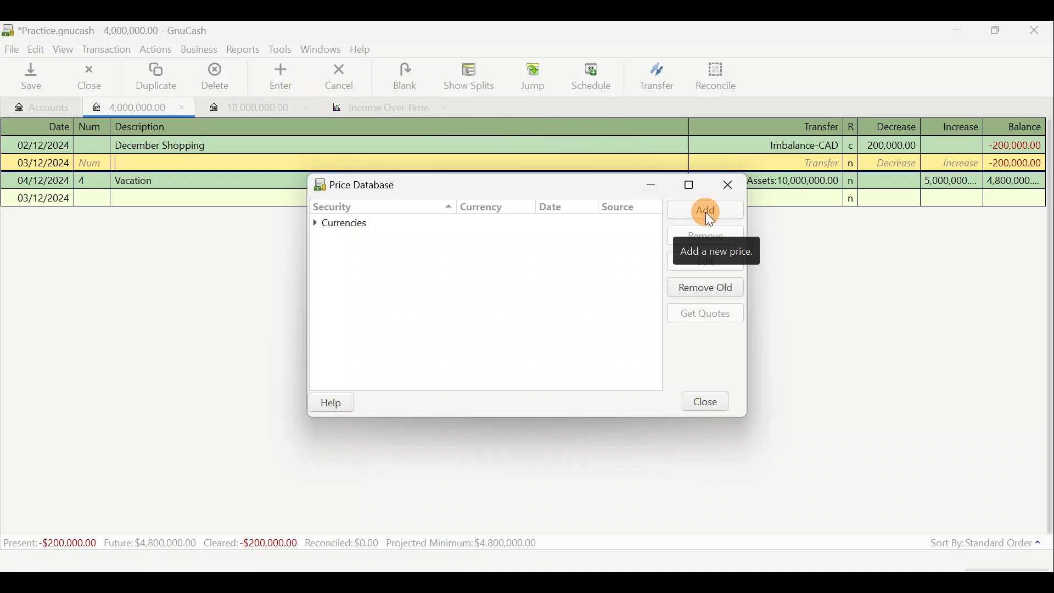 The width and height of the screenshot is (1054, 593). Describe the element at coordinates (43, 181) in the screenshot. I see `04/12/2024` at that location.